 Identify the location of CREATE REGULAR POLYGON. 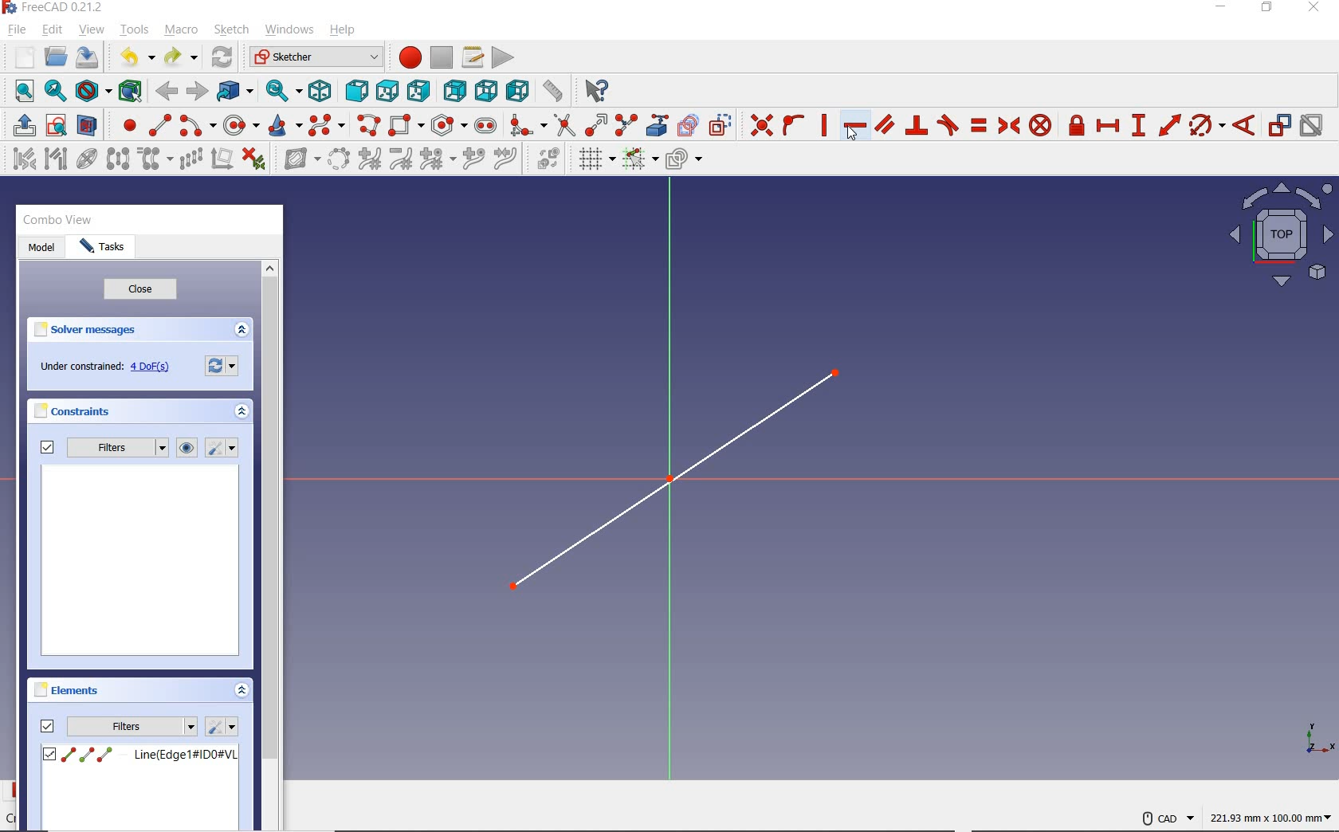
(449, 125).